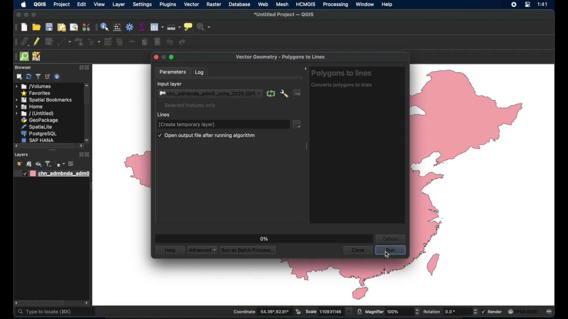 Image resolution: width=568 pixels, height=319 pixels. Describe the element at coordinates (544, 4) in the screenshot. I see `time` at that location.